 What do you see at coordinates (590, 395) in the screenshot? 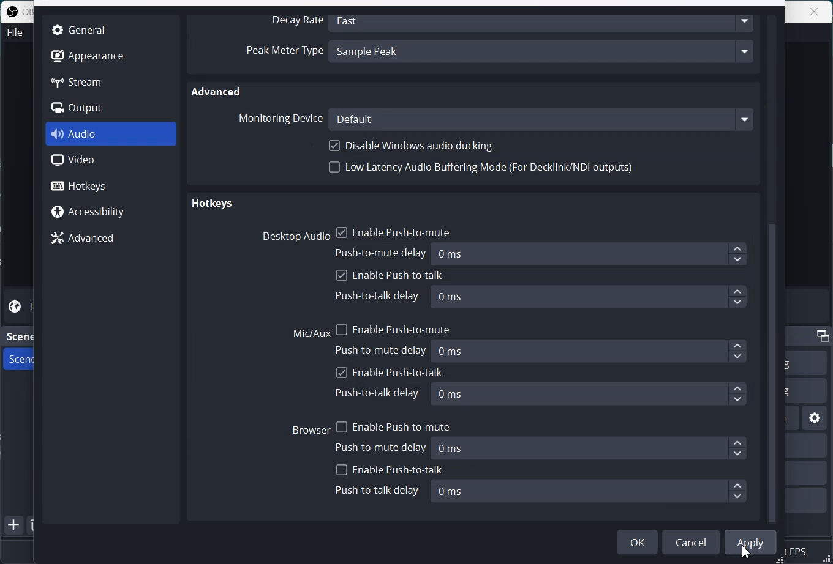
I see `0 ms` at bounding box center [590, 395].